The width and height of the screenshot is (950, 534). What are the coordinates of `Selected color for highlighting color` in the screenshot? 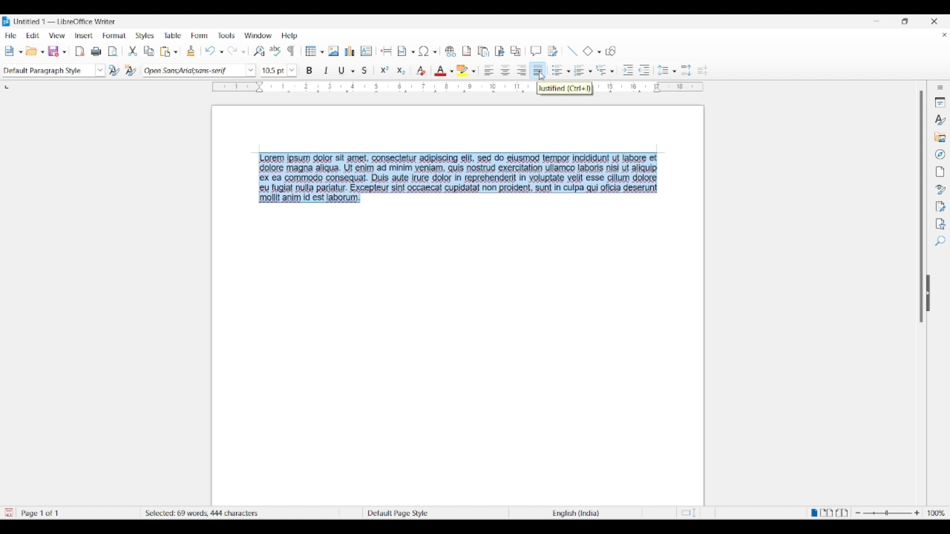 It's located at (463, 70).